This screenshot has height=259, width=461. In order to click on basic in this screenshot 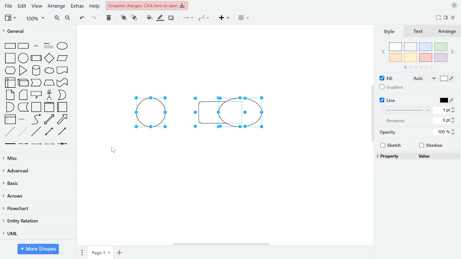, I will do `click(36, 184)`.